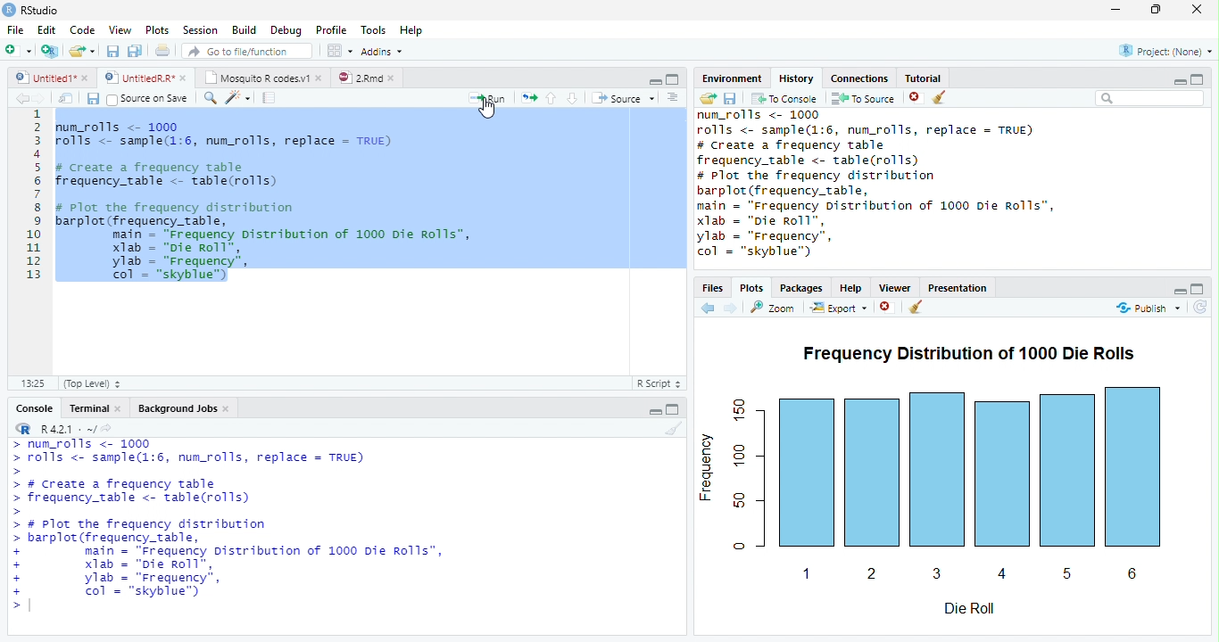 This screenshot has width=1219, height=642. Describe the element at coordinates (740, 456) in the screenshot. I see `100` at that location.